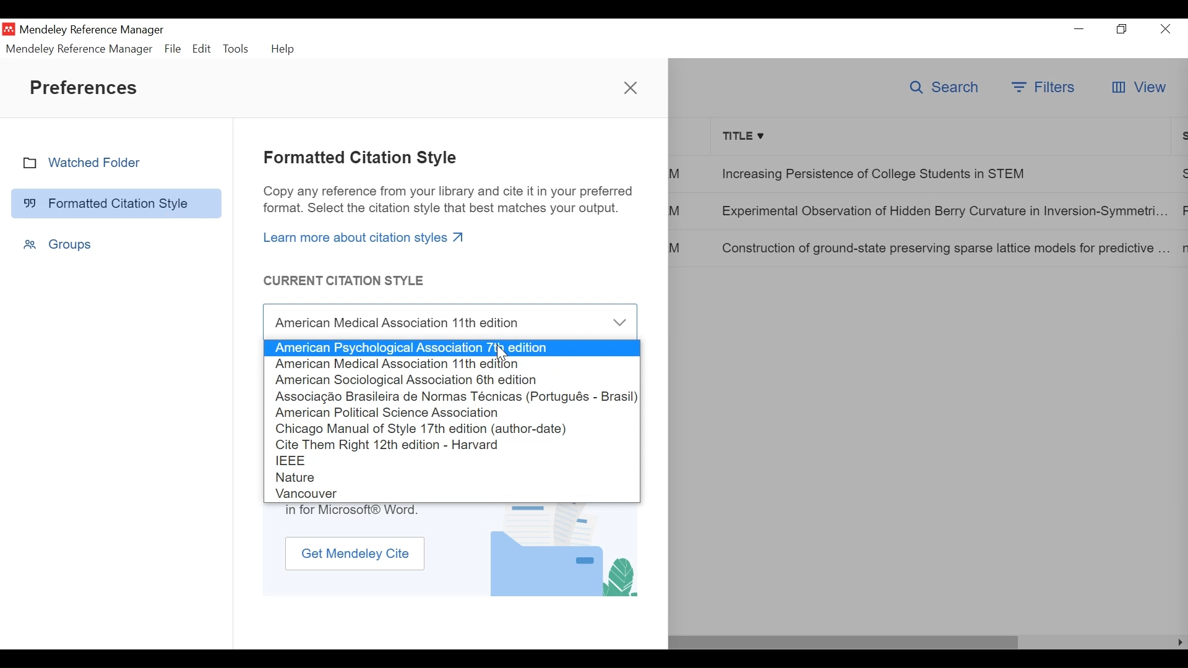  What do you see at coordinates (940, 173) in the screenshot?
I see `Increasing Persistence of College Students in STEM` at bounding box center [940, 173].